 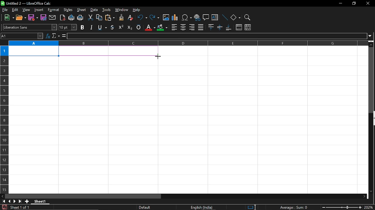 I want to click on print, so click(x=81, y=18).